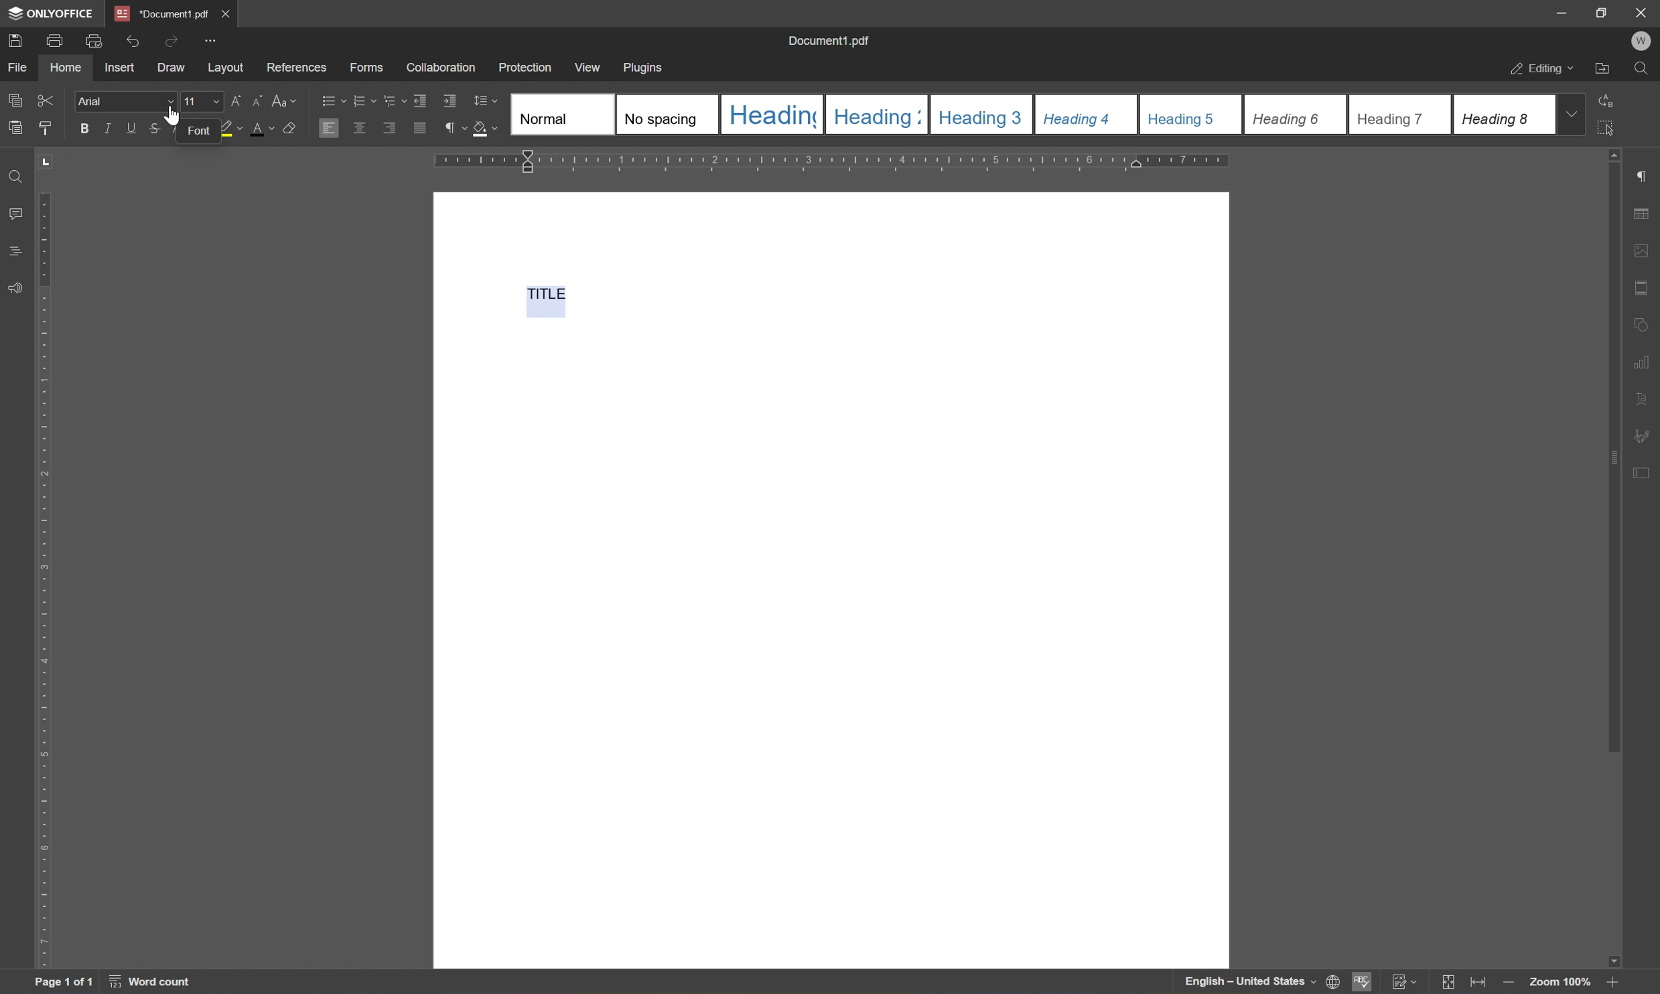 This screenshot has height=994, width=1660. Describe the element at coordinates (1405, 983) in the screenshot. I see `track changes` at that location.